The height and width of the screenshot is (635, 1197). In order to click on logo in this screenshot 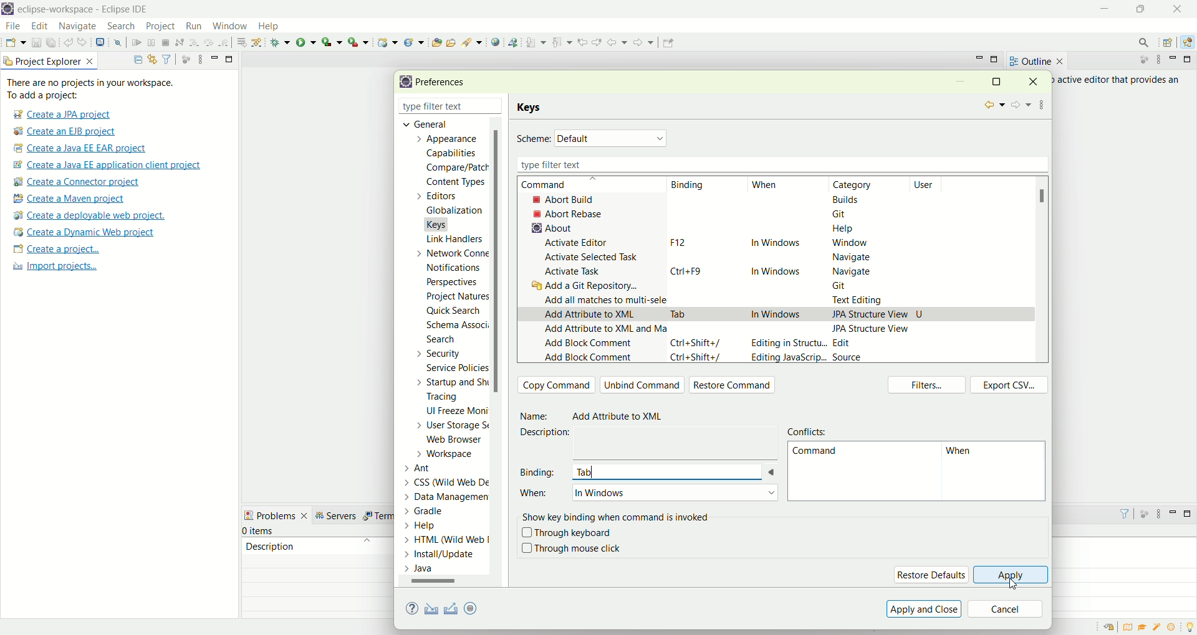, I will do `click(403, 82)`.